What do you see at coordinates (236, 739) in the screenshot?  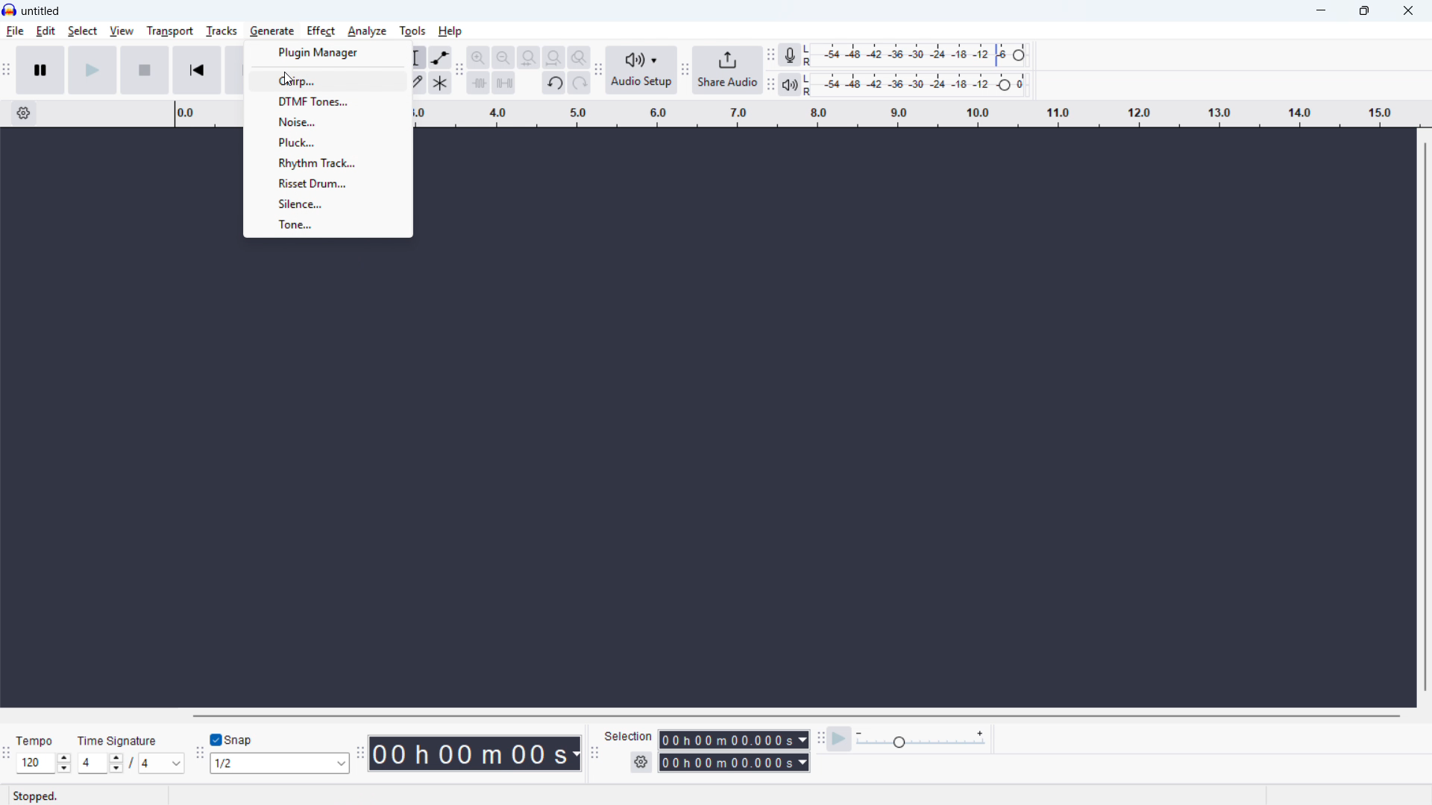 I see `Toggle snap ` at bounding box center [236, 739].